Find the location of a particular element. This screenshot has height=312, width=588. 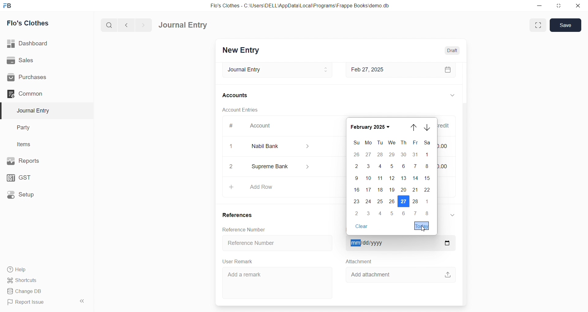

3 is located at coordinates (368, 166).